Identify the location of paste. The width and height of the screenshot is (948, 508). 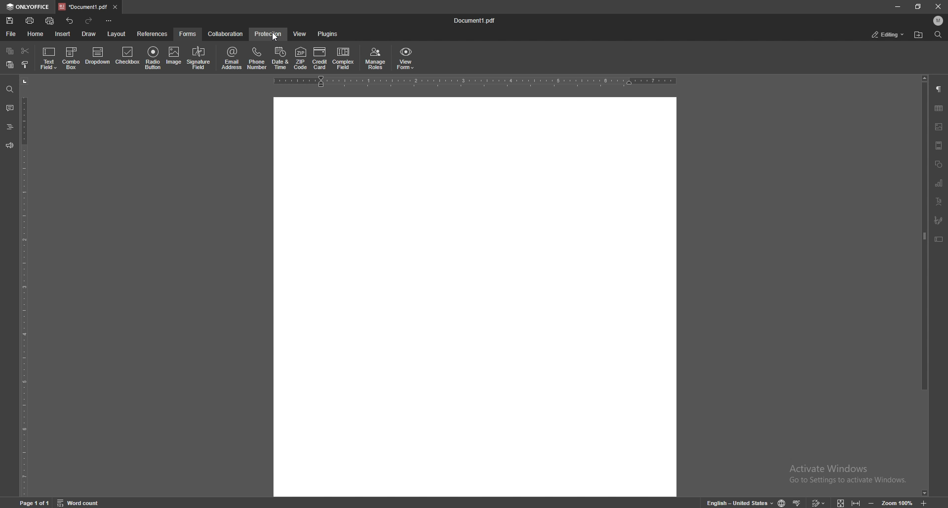
(9, 65).